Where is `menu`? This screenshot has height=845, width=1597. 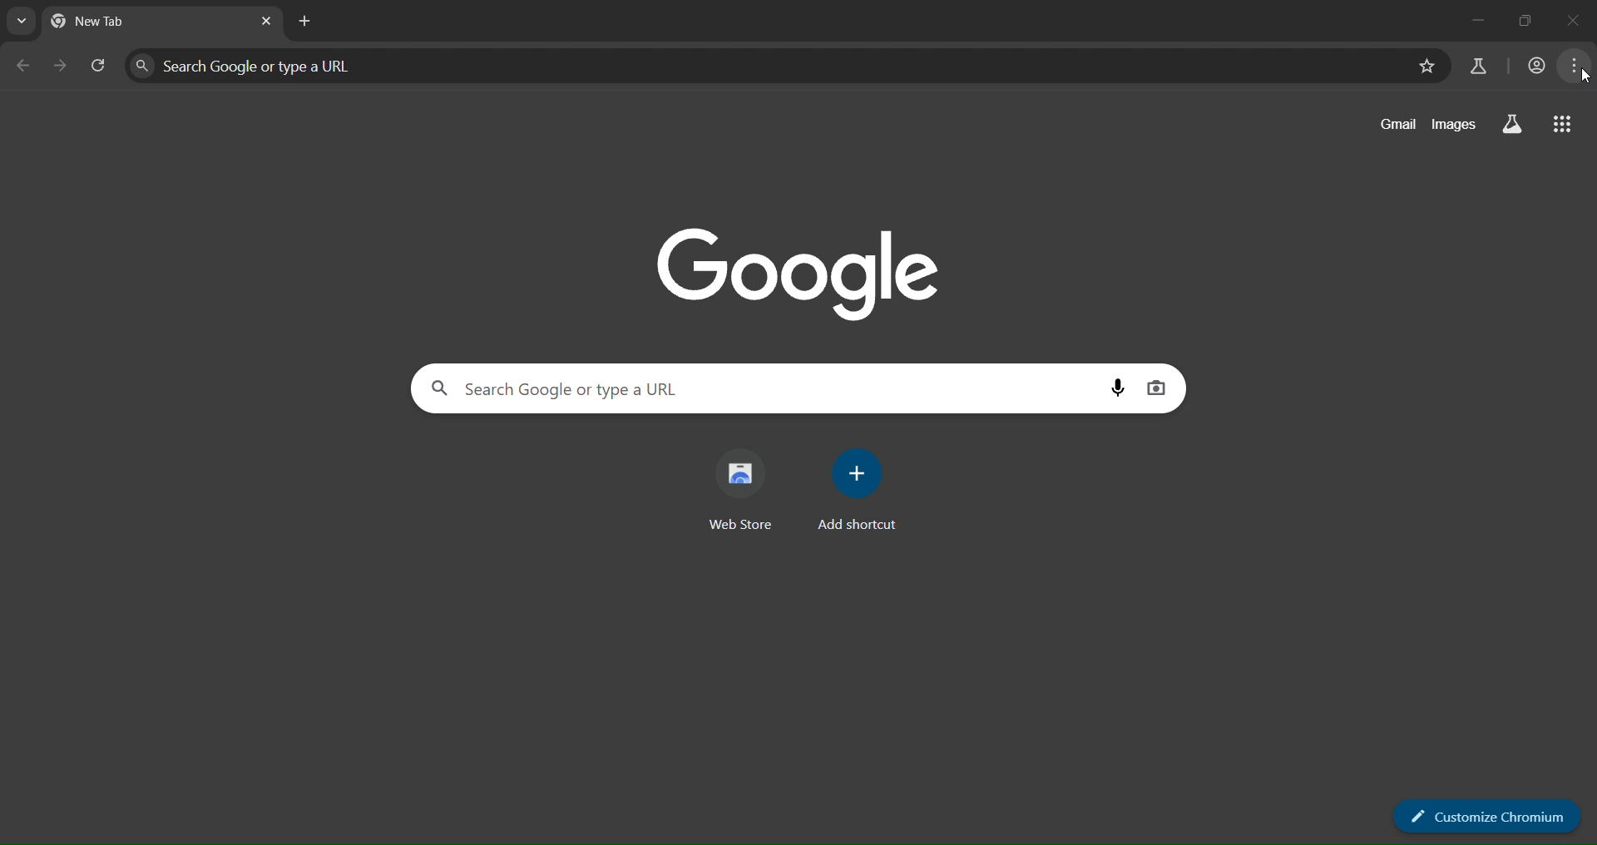
menu is located at coordinates (1574, 65).